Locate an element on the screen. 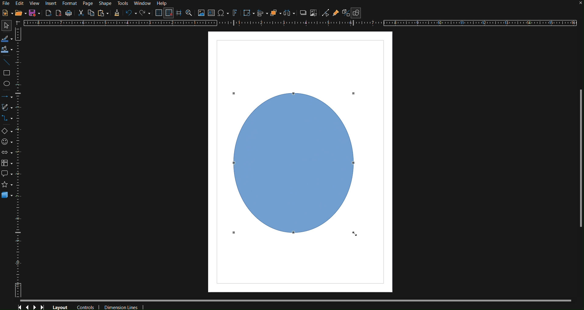 This screenshot has width=584, height=310. Show Draw Functions is located at coordinates (356, 13).